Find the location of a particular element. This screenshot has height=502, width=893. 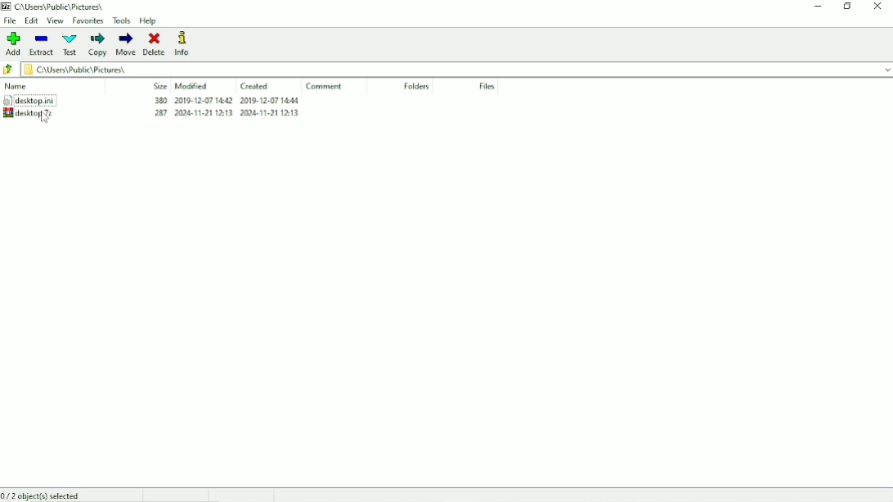

Minimize is located at coordinates (816, 7).